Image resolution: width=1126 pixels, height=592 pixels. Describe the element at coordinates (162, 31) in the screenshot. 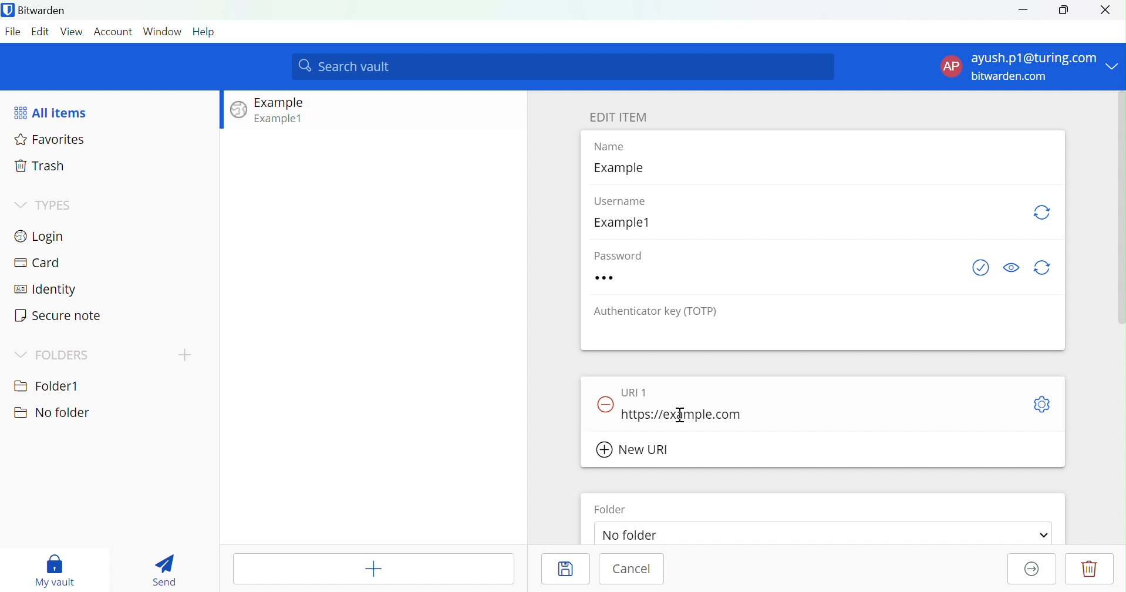

I see `Window` at that location.